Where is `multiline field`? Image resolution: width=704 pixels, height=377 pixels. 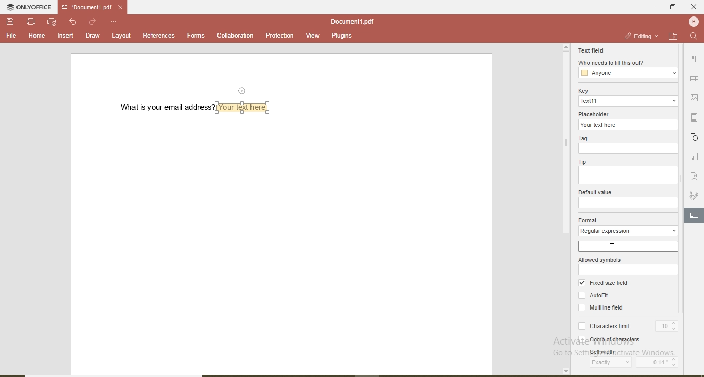 multiline field is located at coordinates (604, 309).